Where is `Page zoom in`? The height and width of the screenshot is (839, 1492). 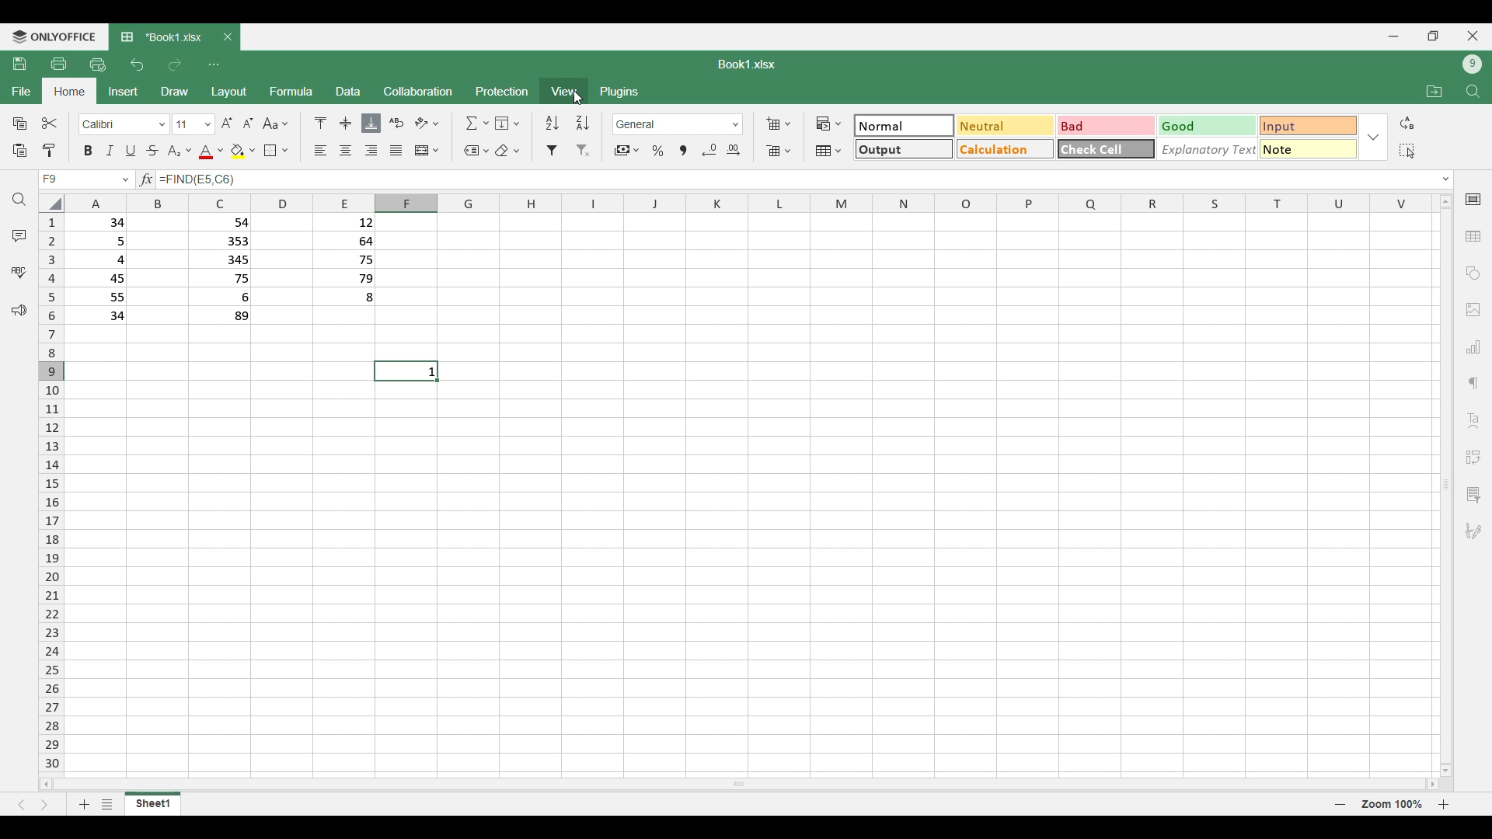 Page zoom in is located at coordinates (1444, 805).